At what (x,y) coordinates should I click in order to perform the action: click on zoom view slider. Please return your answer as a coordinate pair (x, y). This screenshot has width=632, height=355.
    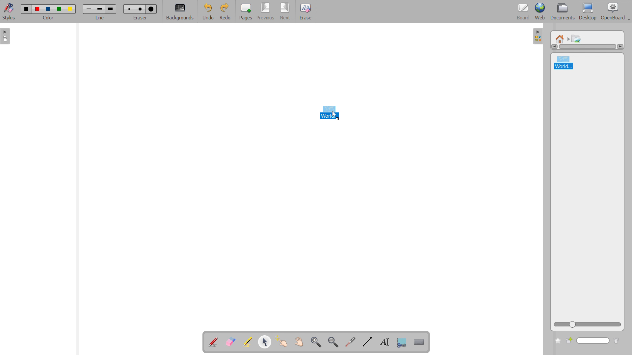
    Looking at the image, I should click on (588, 324).